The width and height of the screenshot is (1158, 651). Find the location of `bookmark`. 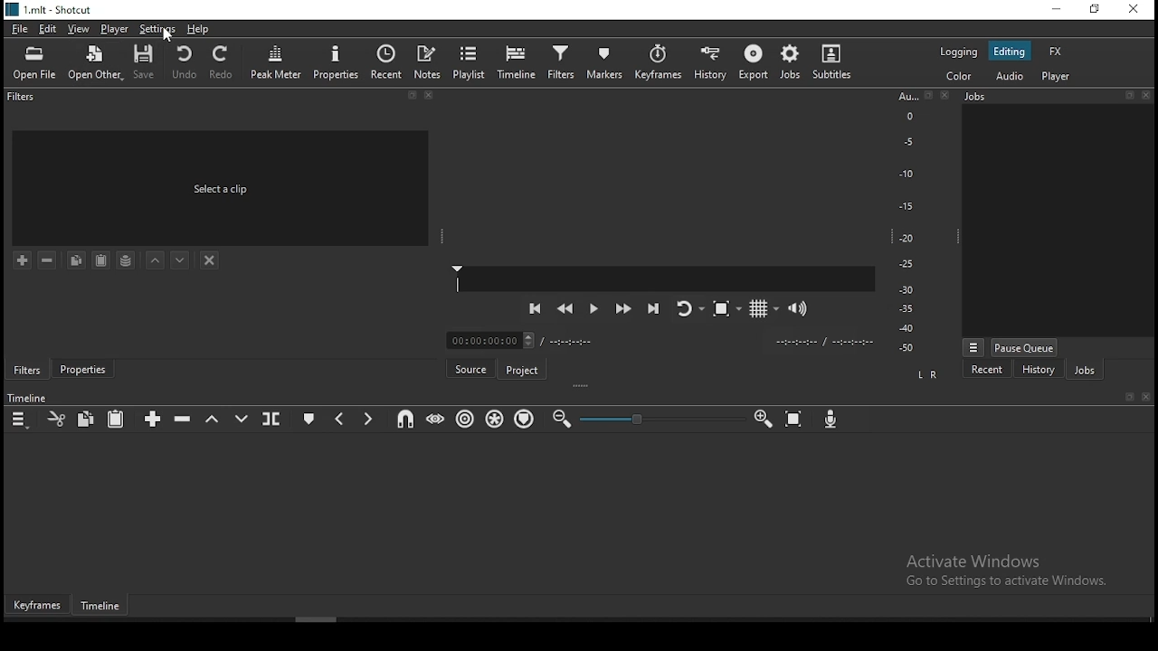

bookmark is located at coordinates (412, 97).